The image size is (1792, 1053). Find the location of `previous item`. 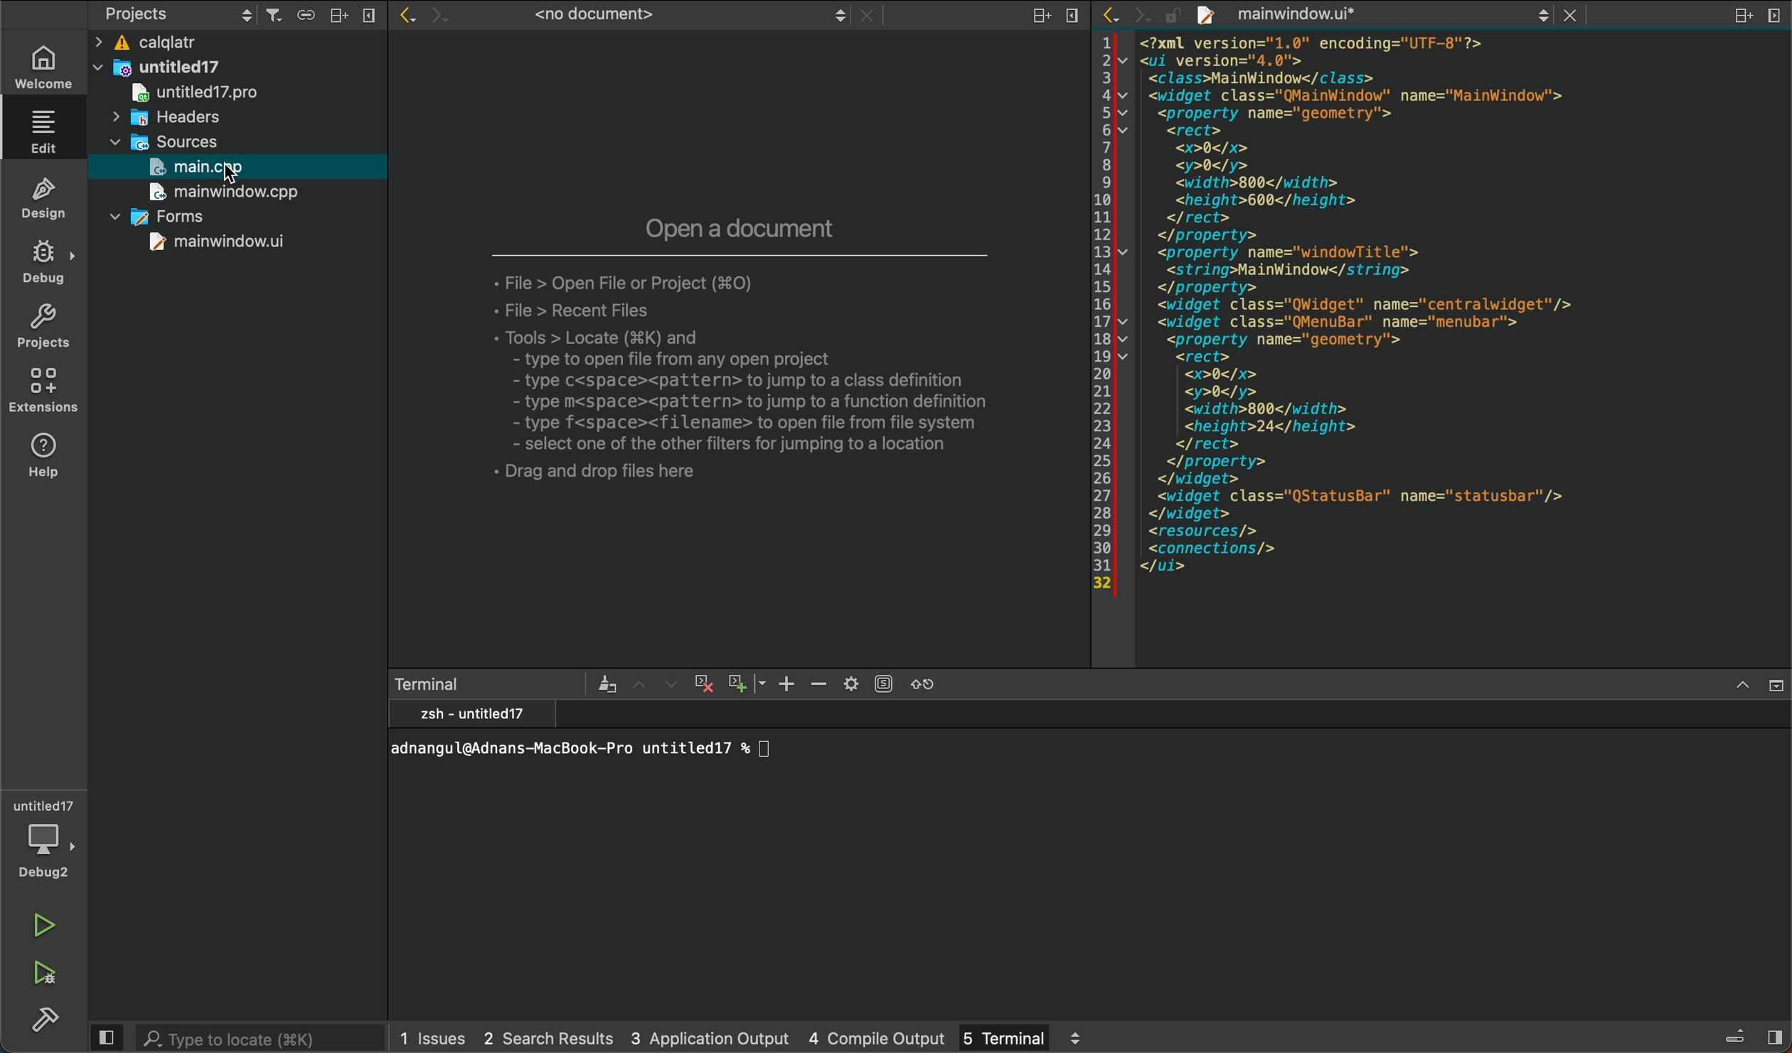

previous item is located at coordinates (642, 685).